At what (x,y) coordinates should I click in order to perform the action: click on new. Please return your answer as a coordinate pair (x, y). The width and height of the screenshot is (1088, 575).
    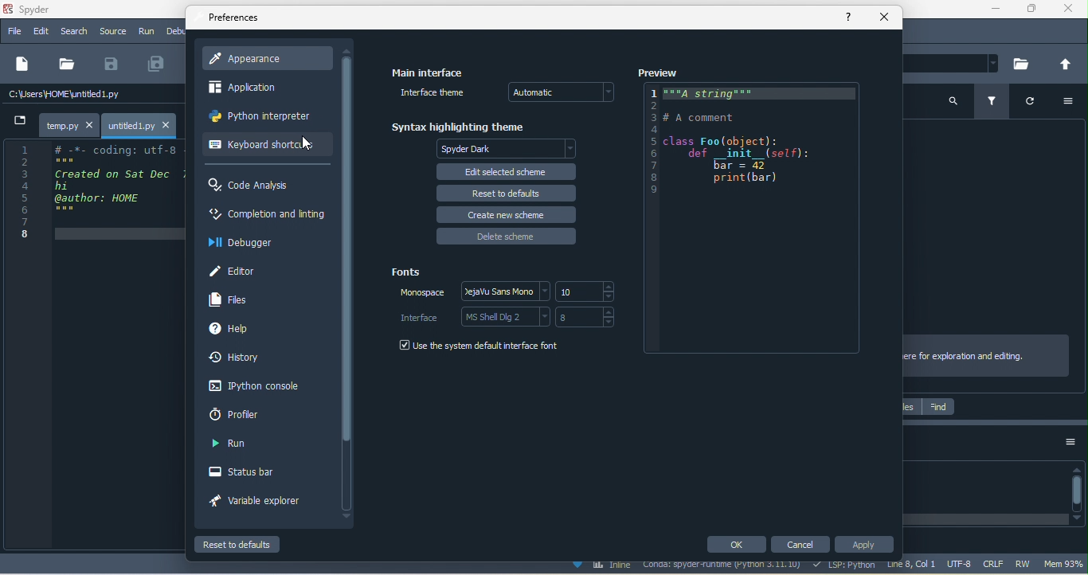
    Looking at the image, I should click on (23, 65).